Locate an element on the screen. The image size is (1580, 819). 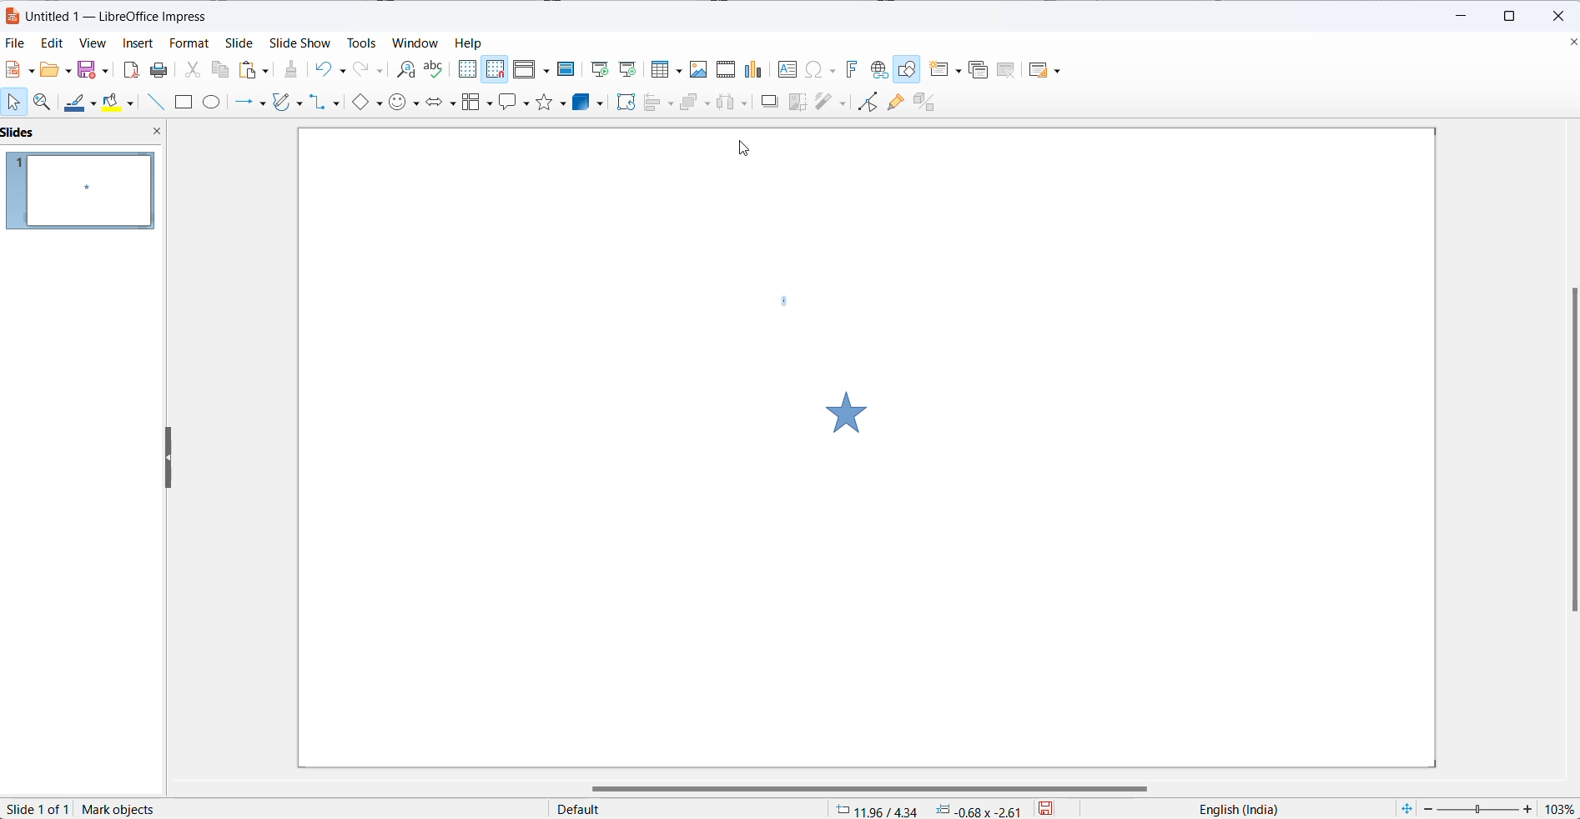
fit slide to current window is located at coordinates (1406, 808).